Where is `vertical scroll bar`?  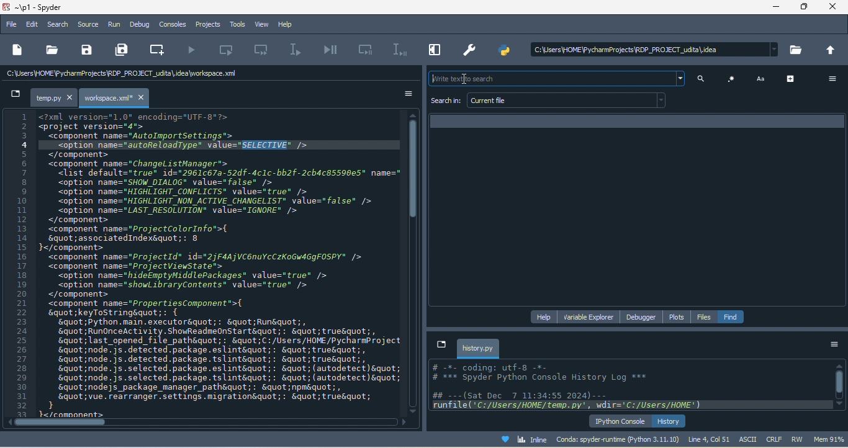
vertical scroll bar is located at coordinates (839, 385).